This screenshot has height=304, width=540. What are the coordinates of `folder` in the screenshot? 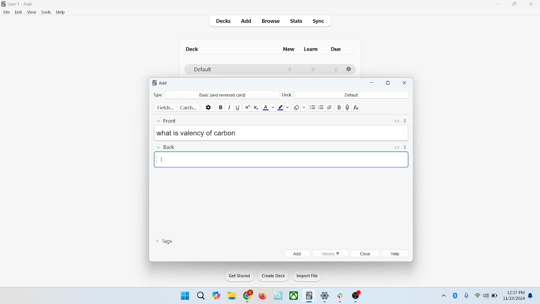 It's located at (231, 296).